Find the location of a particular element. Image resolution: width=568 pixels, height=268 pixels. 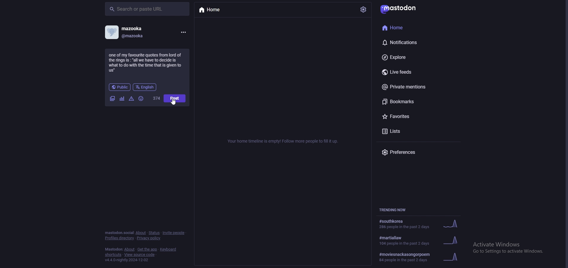

invite people is located at coordinates (175, 233).